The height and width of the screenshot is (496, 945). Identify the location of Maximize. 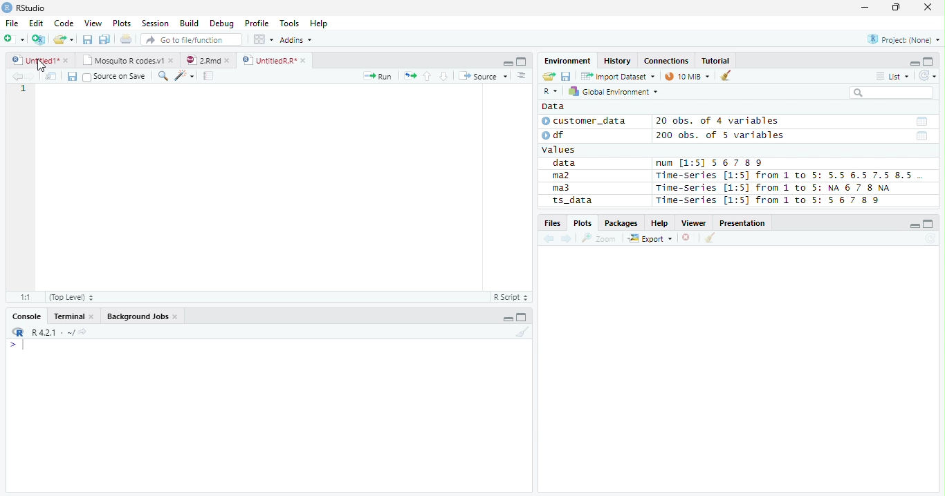
(521, 61).